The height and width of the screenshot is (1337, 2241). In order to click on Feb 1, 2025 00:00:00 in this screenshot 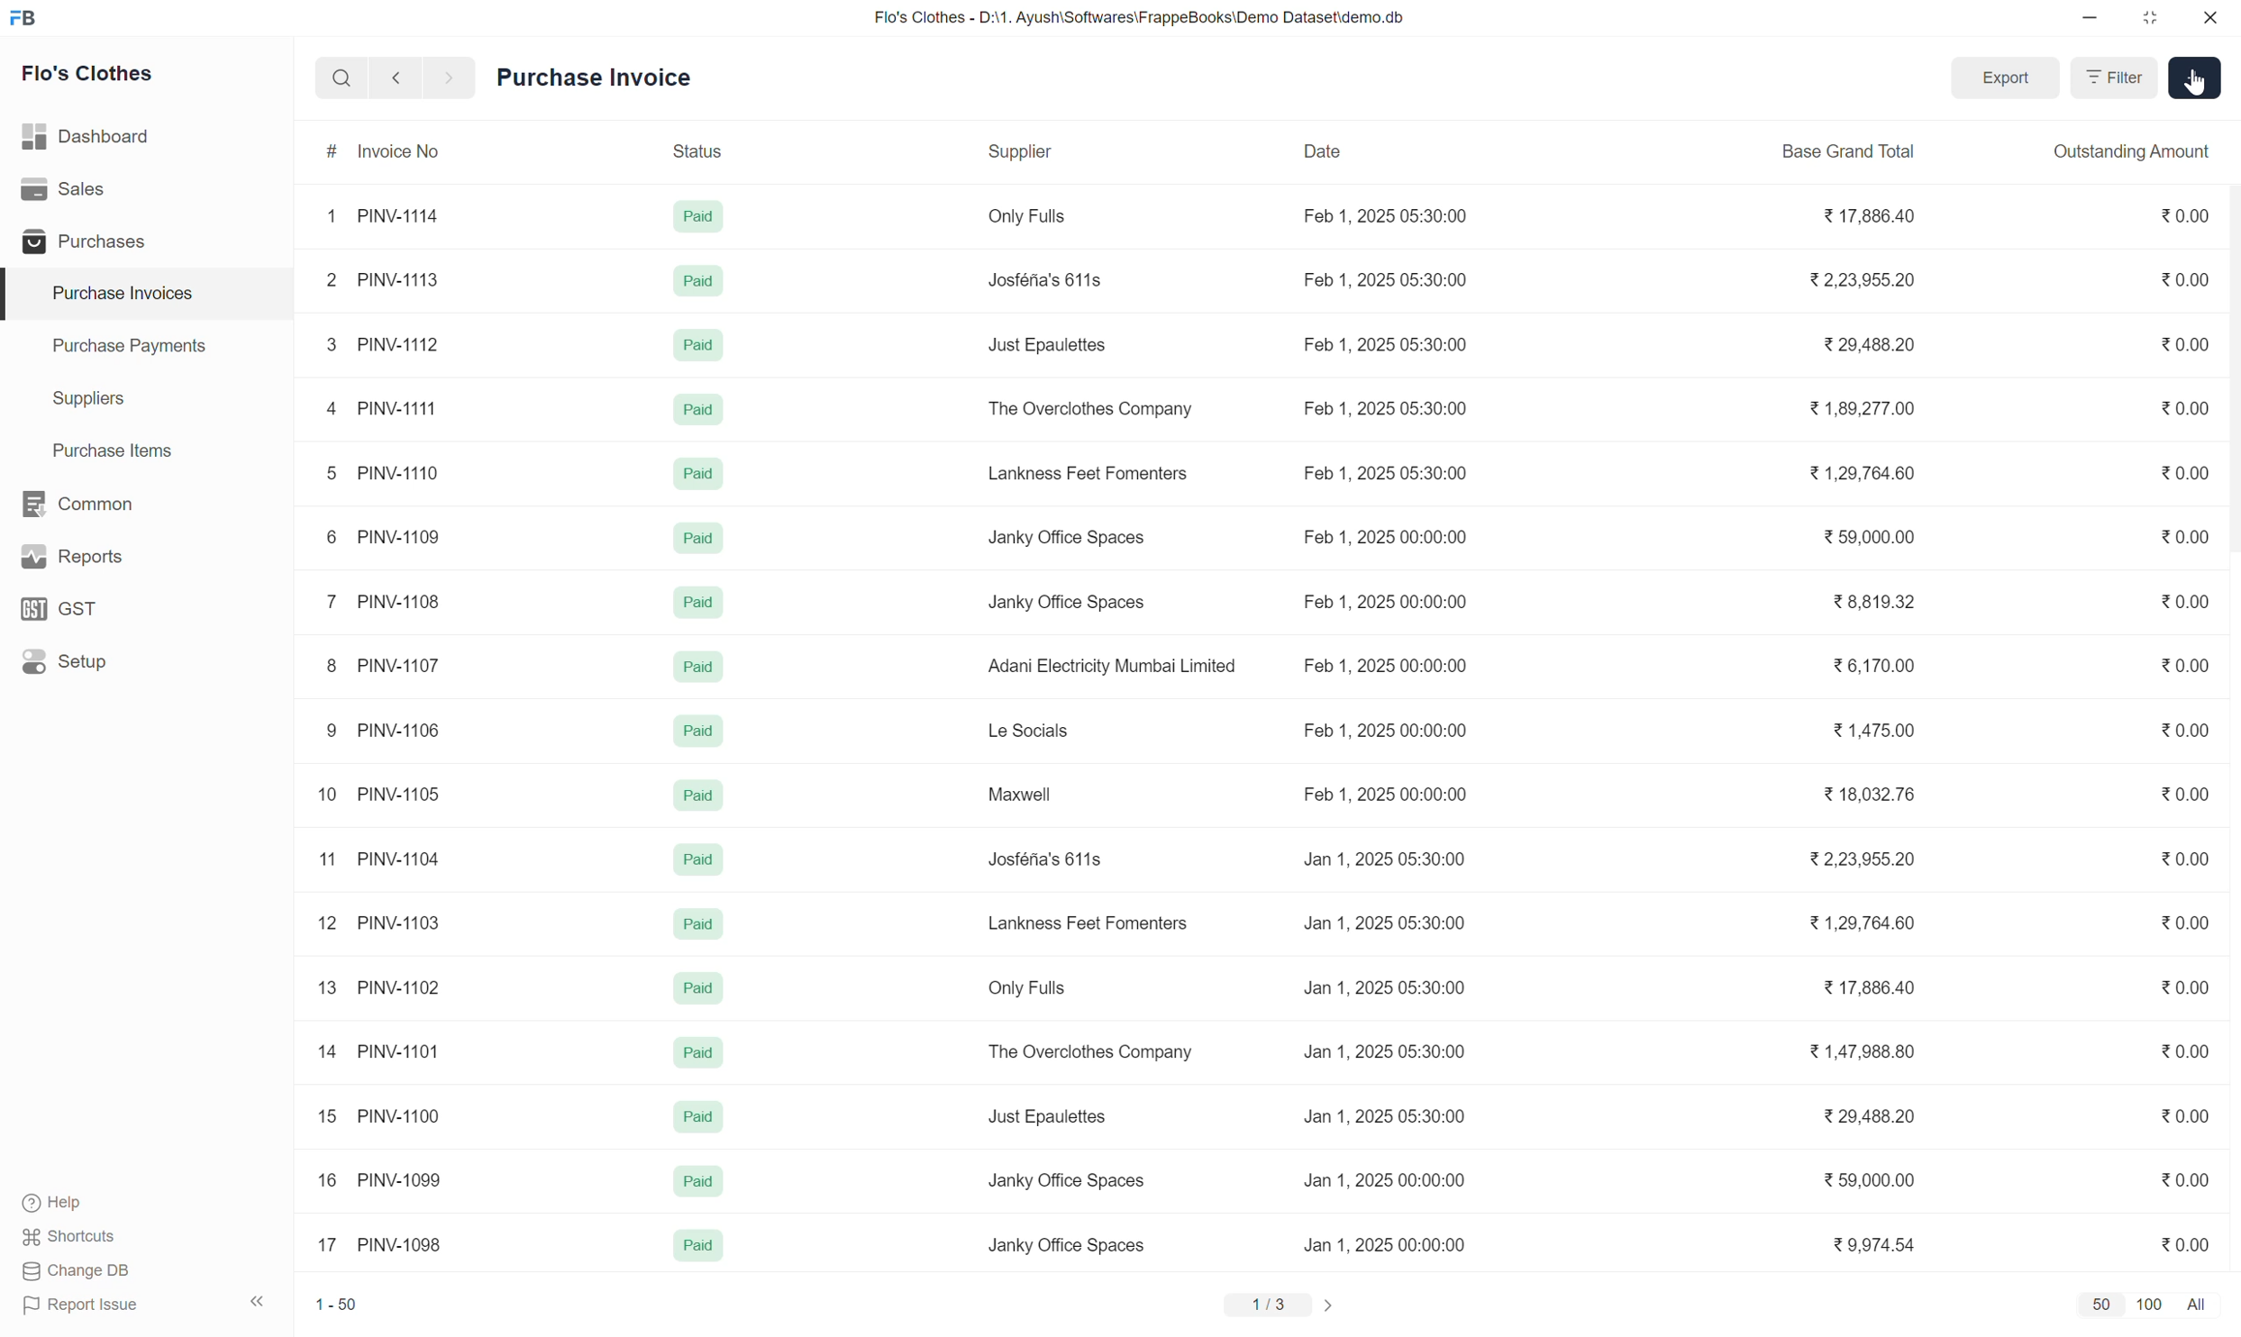, I will do `click(1387, 603)`.